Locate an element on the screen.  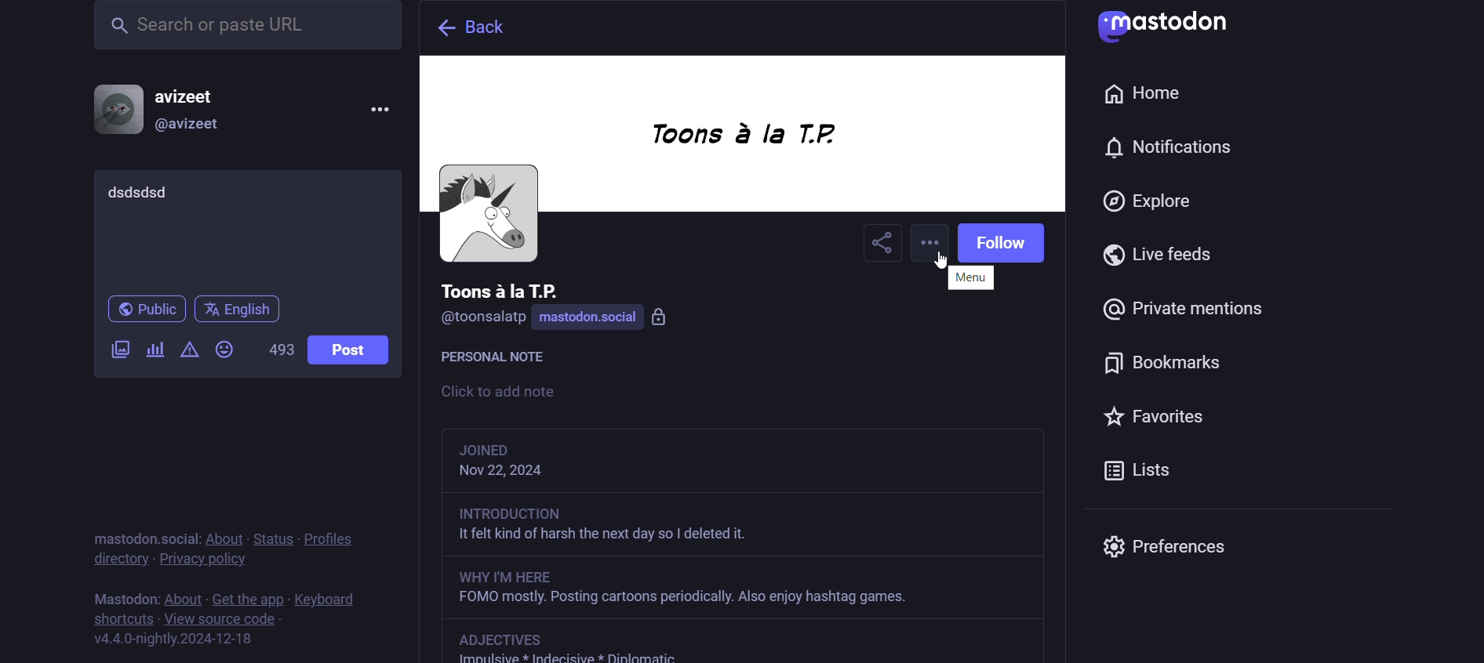
explore  is located at coordinates (1152, 205).